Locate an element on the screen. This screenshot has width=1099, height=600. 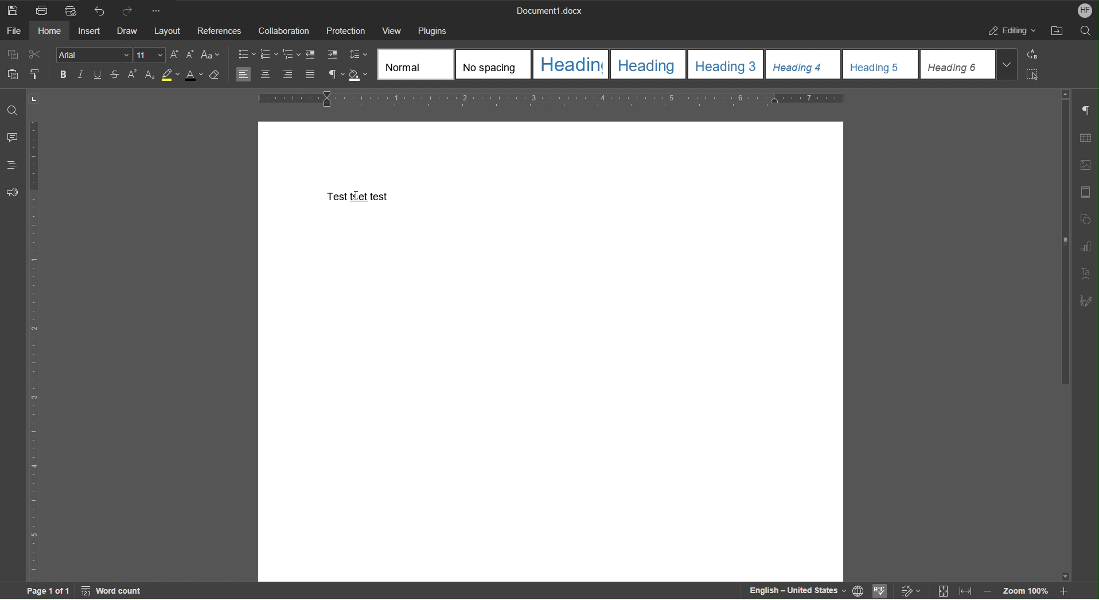
Fit to Width is located at coordinates (965, 592).